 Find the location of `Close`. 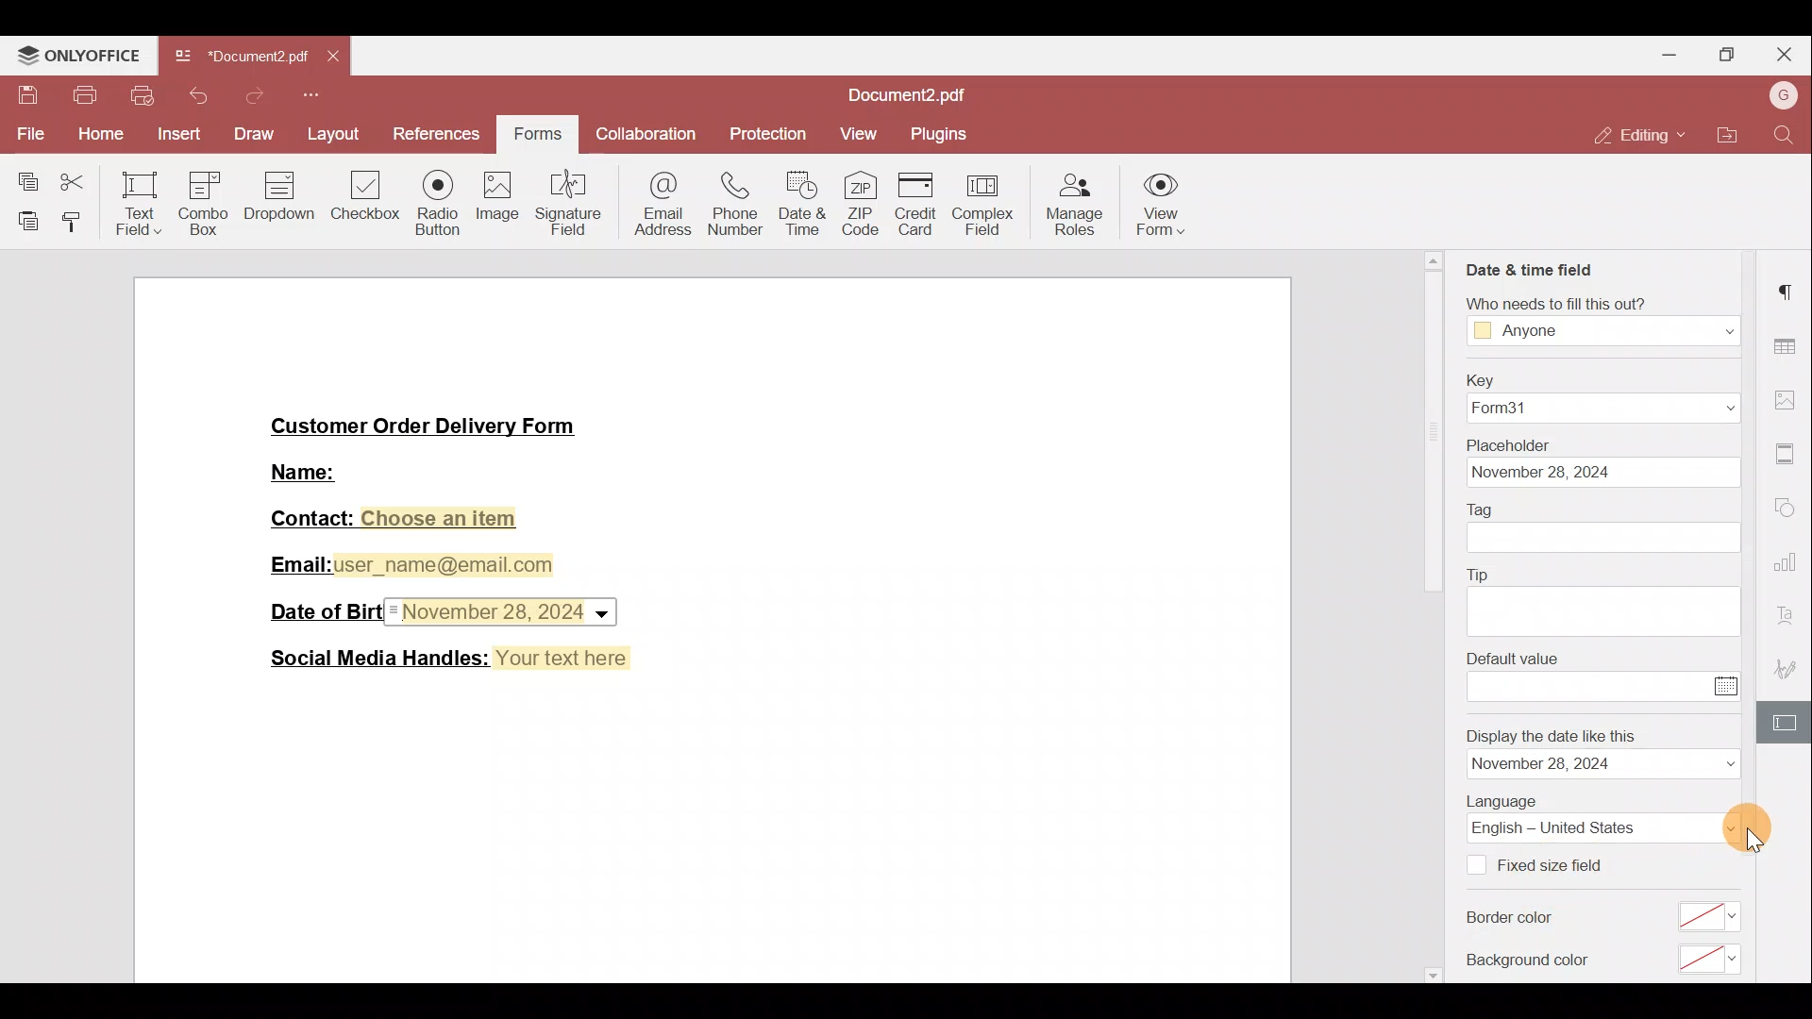

Close is located at coordinates (1785, 55).